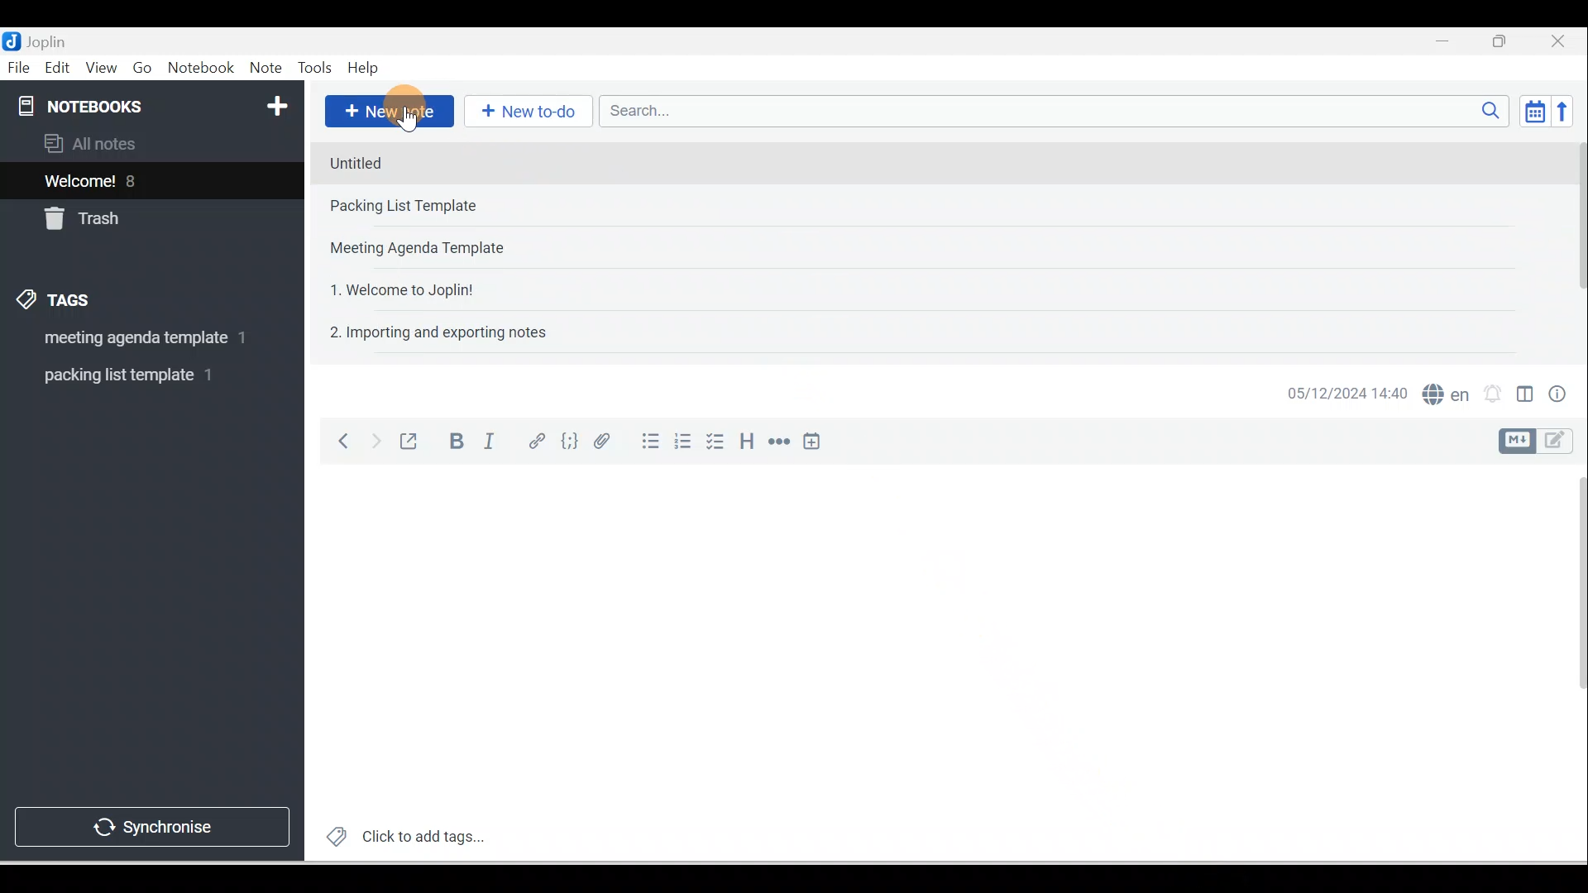 The image size is (1588, 893). I want to click on Note 4, so click(440, 286).